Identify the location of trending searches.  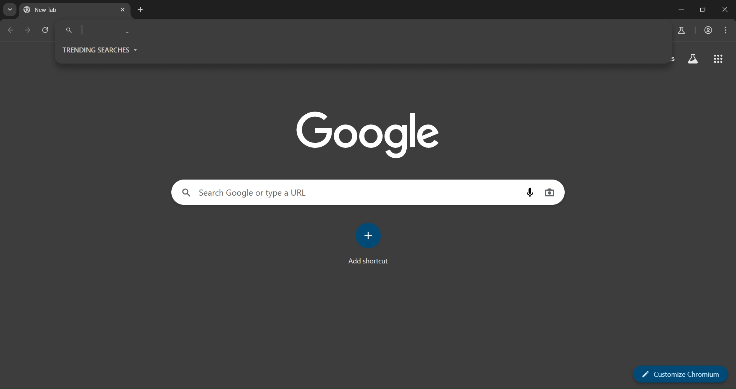
(97, 49).